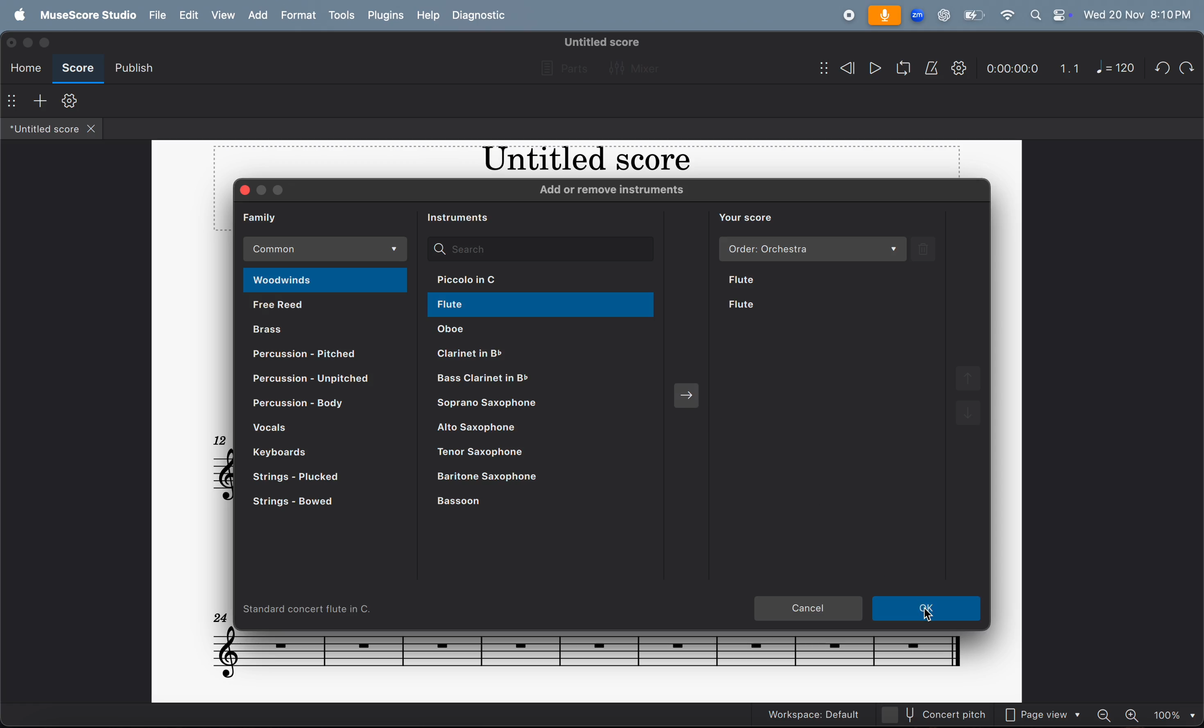 The height and width of the screenshot is (728, 1204). Describe the element at coordinates (900, 66) in the screenshot. I see `loop play ` at that location.